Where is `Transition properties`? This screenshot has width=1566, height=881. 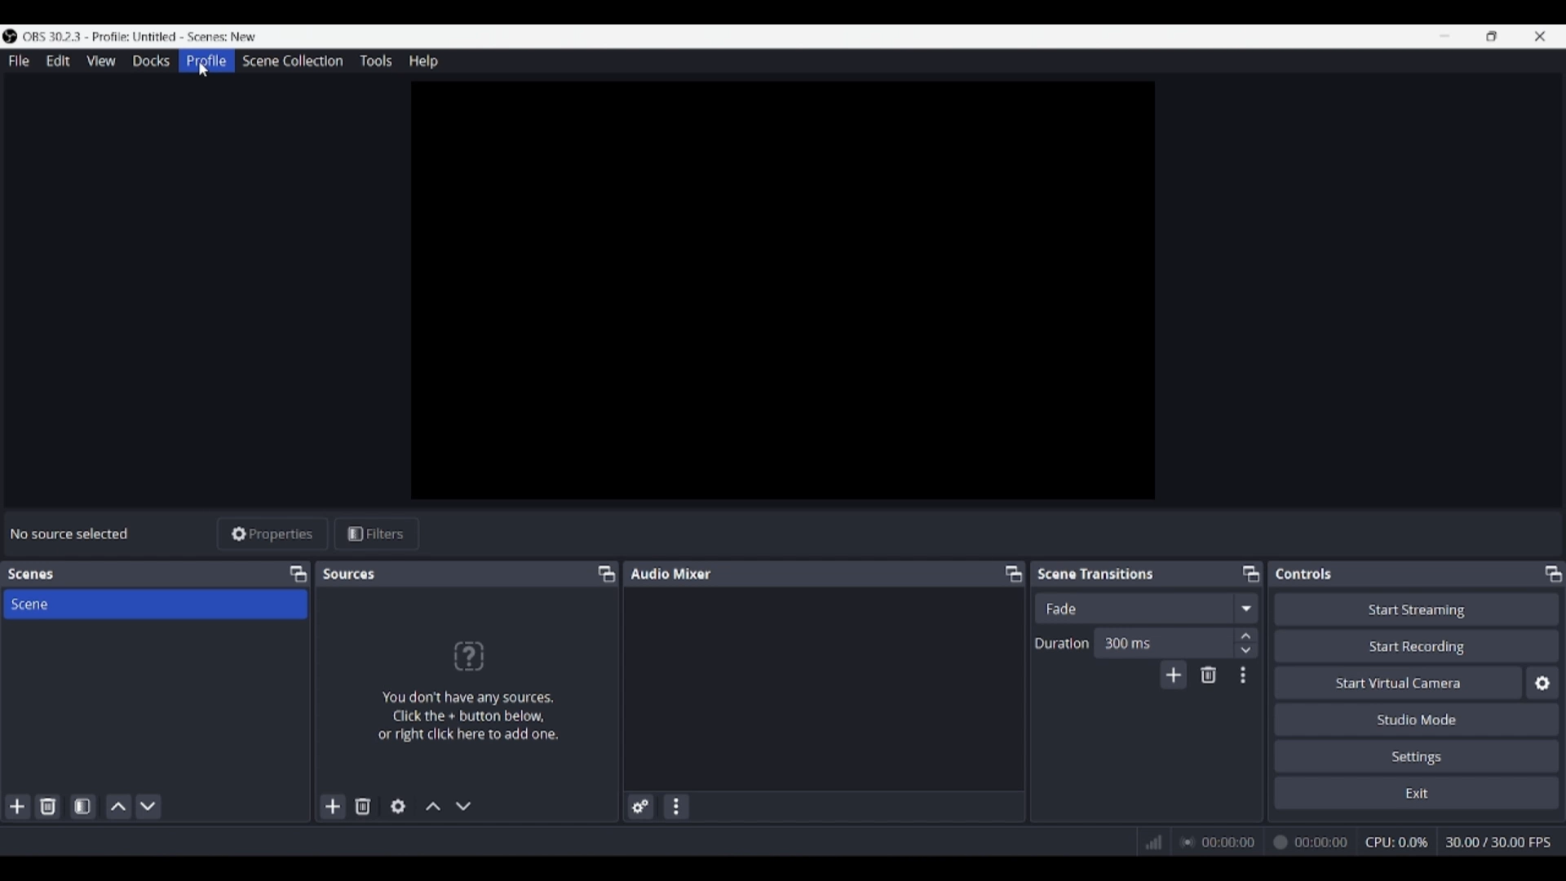 Transition properties is located at coordinates (1243, 675).